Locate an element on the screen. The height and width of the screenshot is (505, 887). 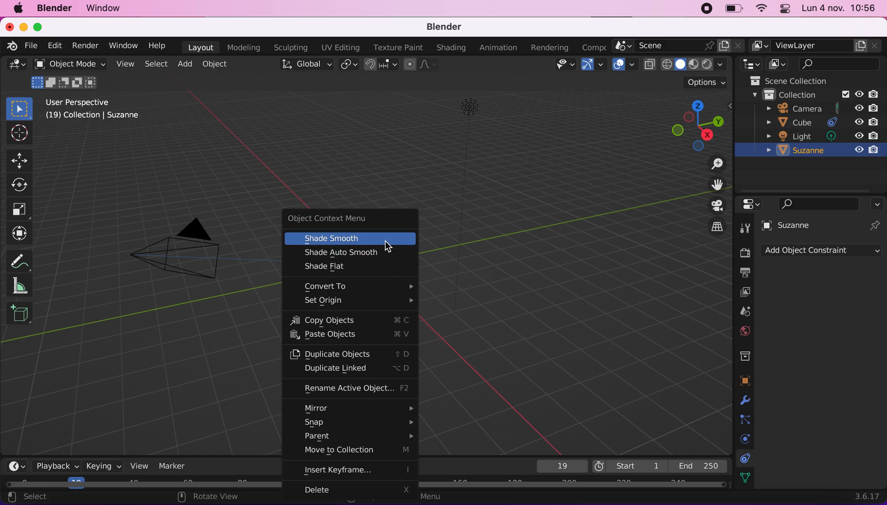
sculpting is located at coordinates (290, 47).